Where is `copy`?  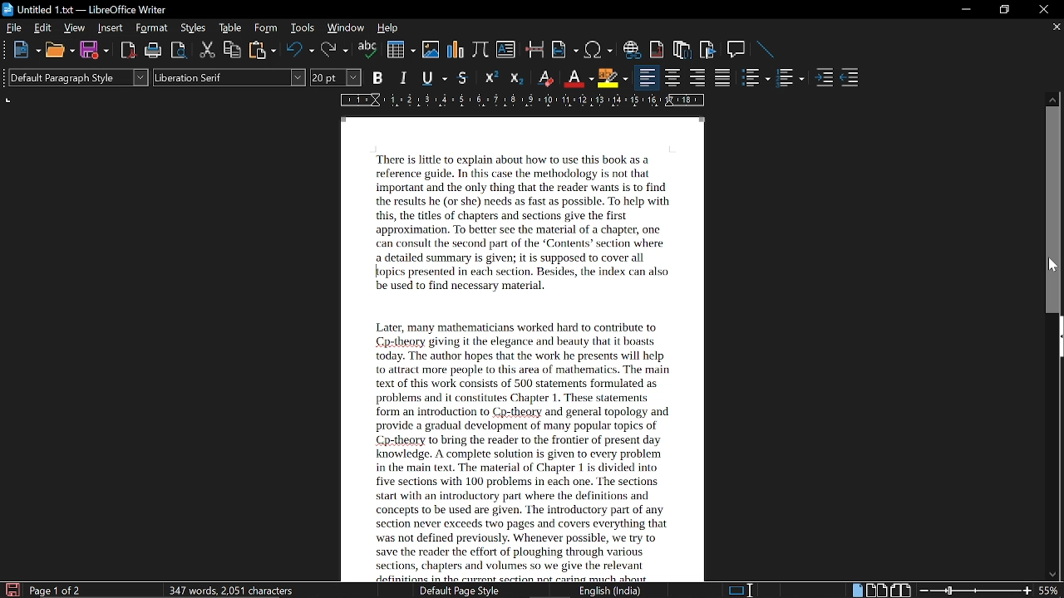
copy is located at coordinates (233, 51).